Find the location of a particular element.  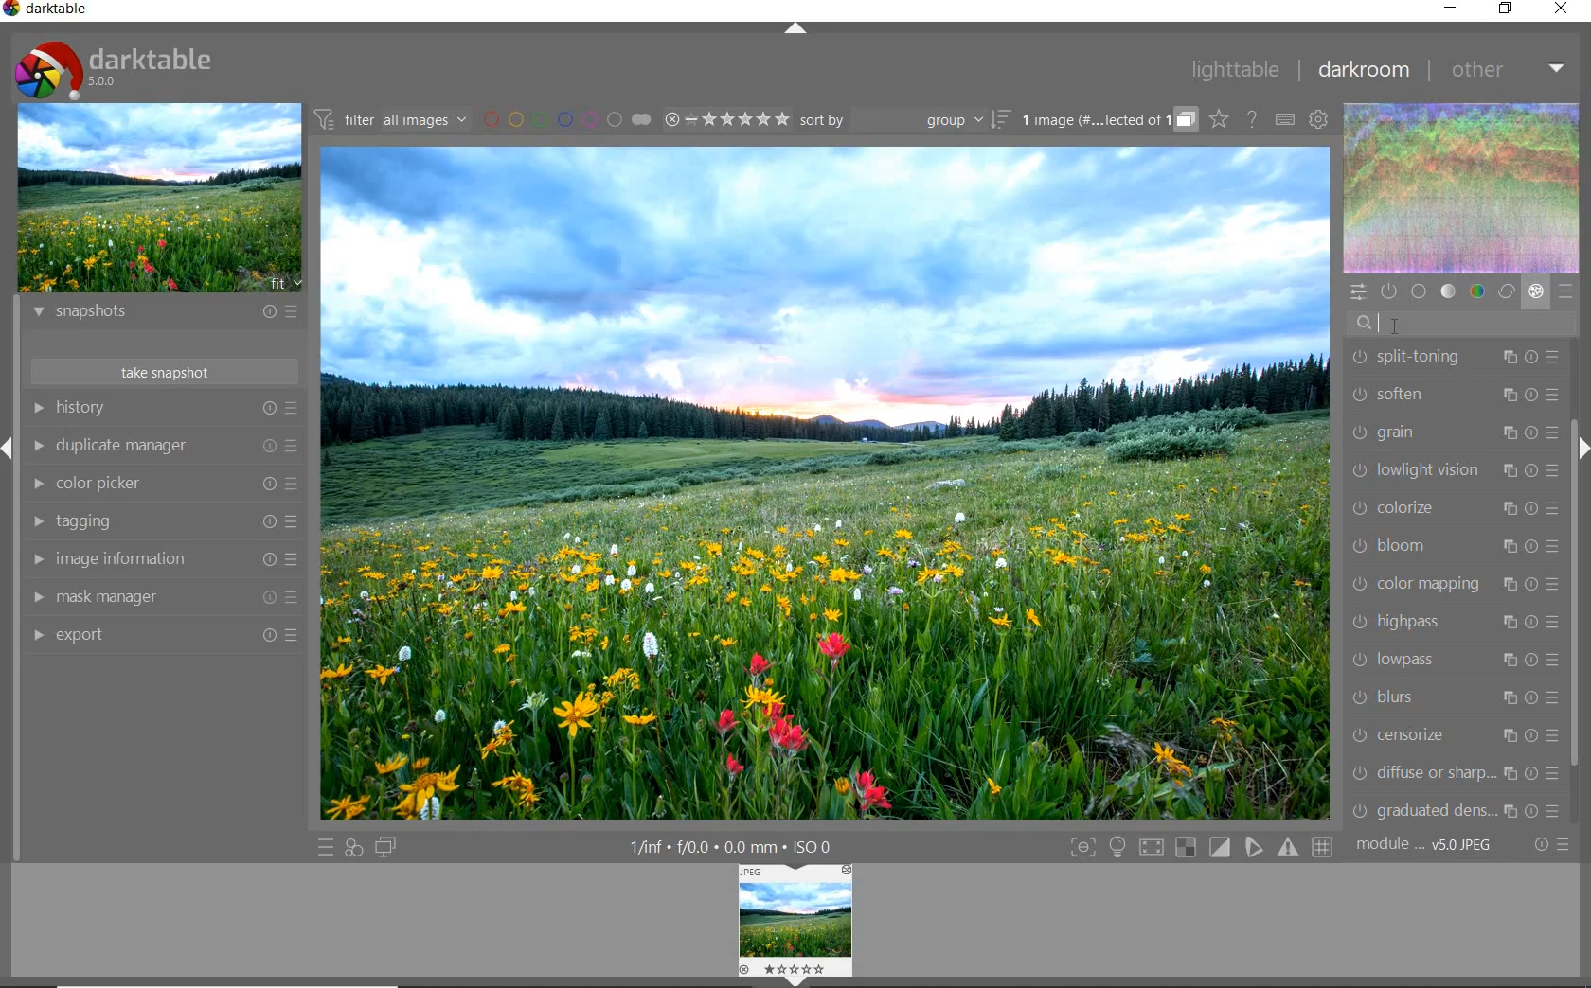

image information is located at coordinates (161, 560).